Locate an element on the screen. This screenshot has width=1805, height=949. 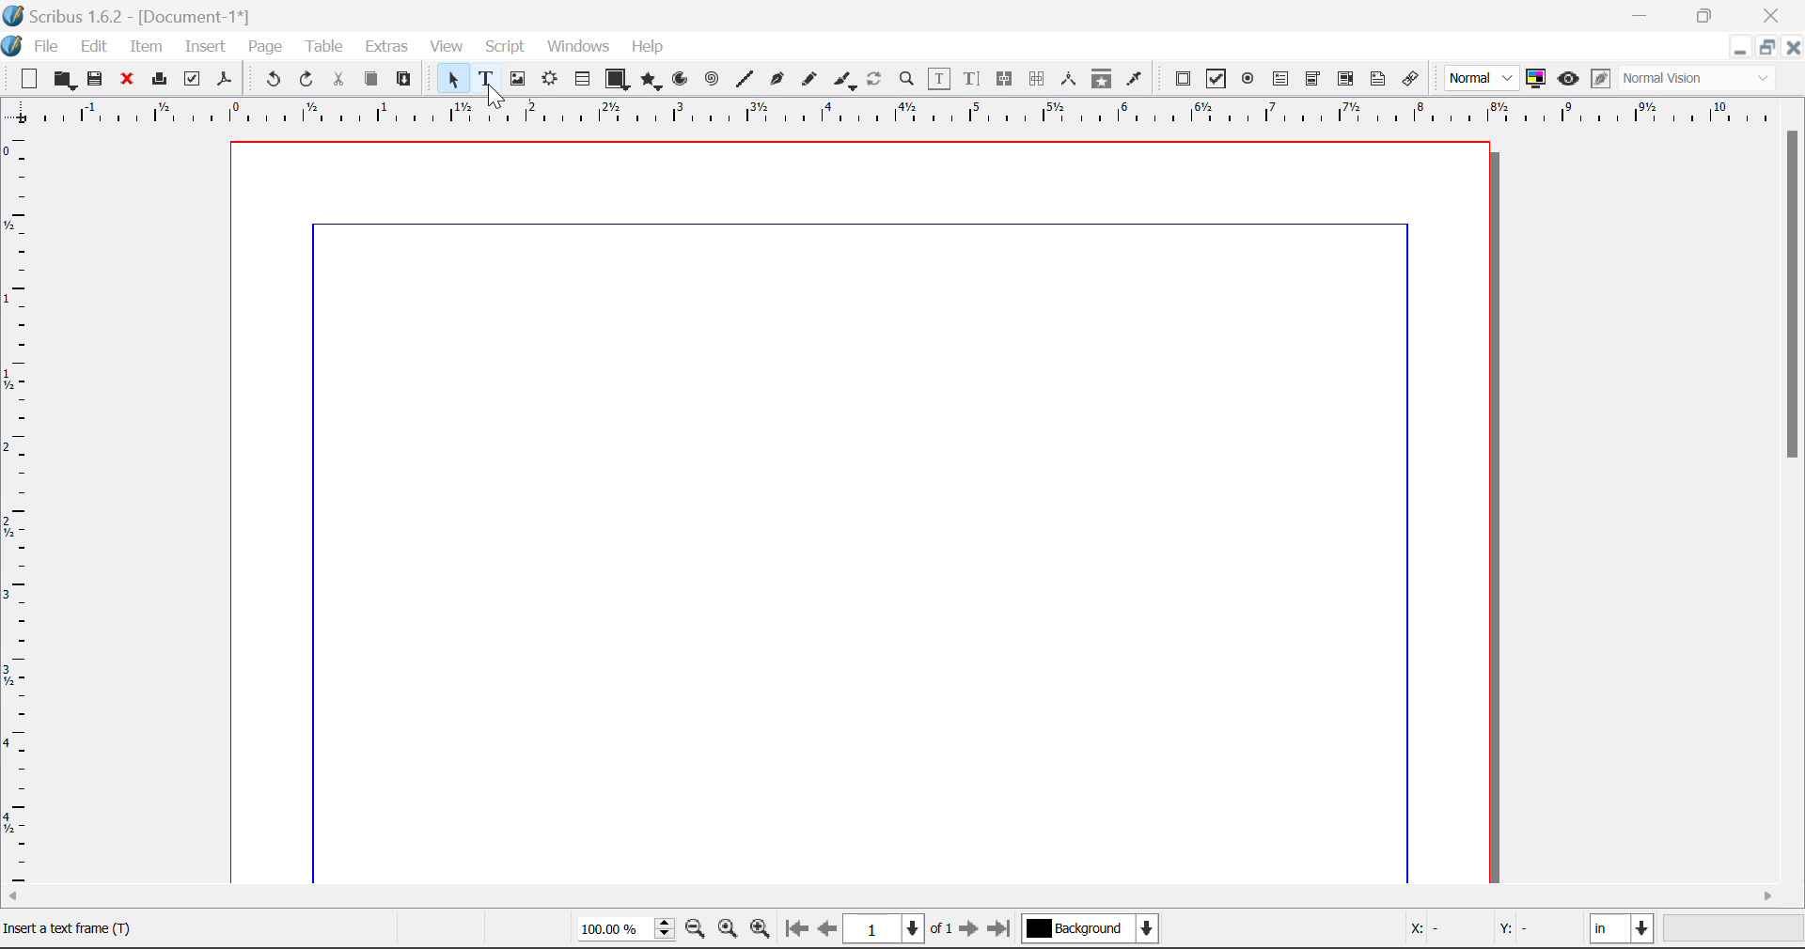
Background is located at coordinates (1091, 930).